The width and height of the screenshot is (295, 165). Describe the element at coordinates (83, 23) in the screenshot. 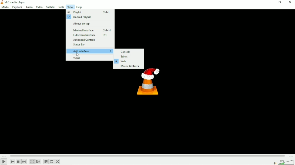

I see `Always on top` at that location.